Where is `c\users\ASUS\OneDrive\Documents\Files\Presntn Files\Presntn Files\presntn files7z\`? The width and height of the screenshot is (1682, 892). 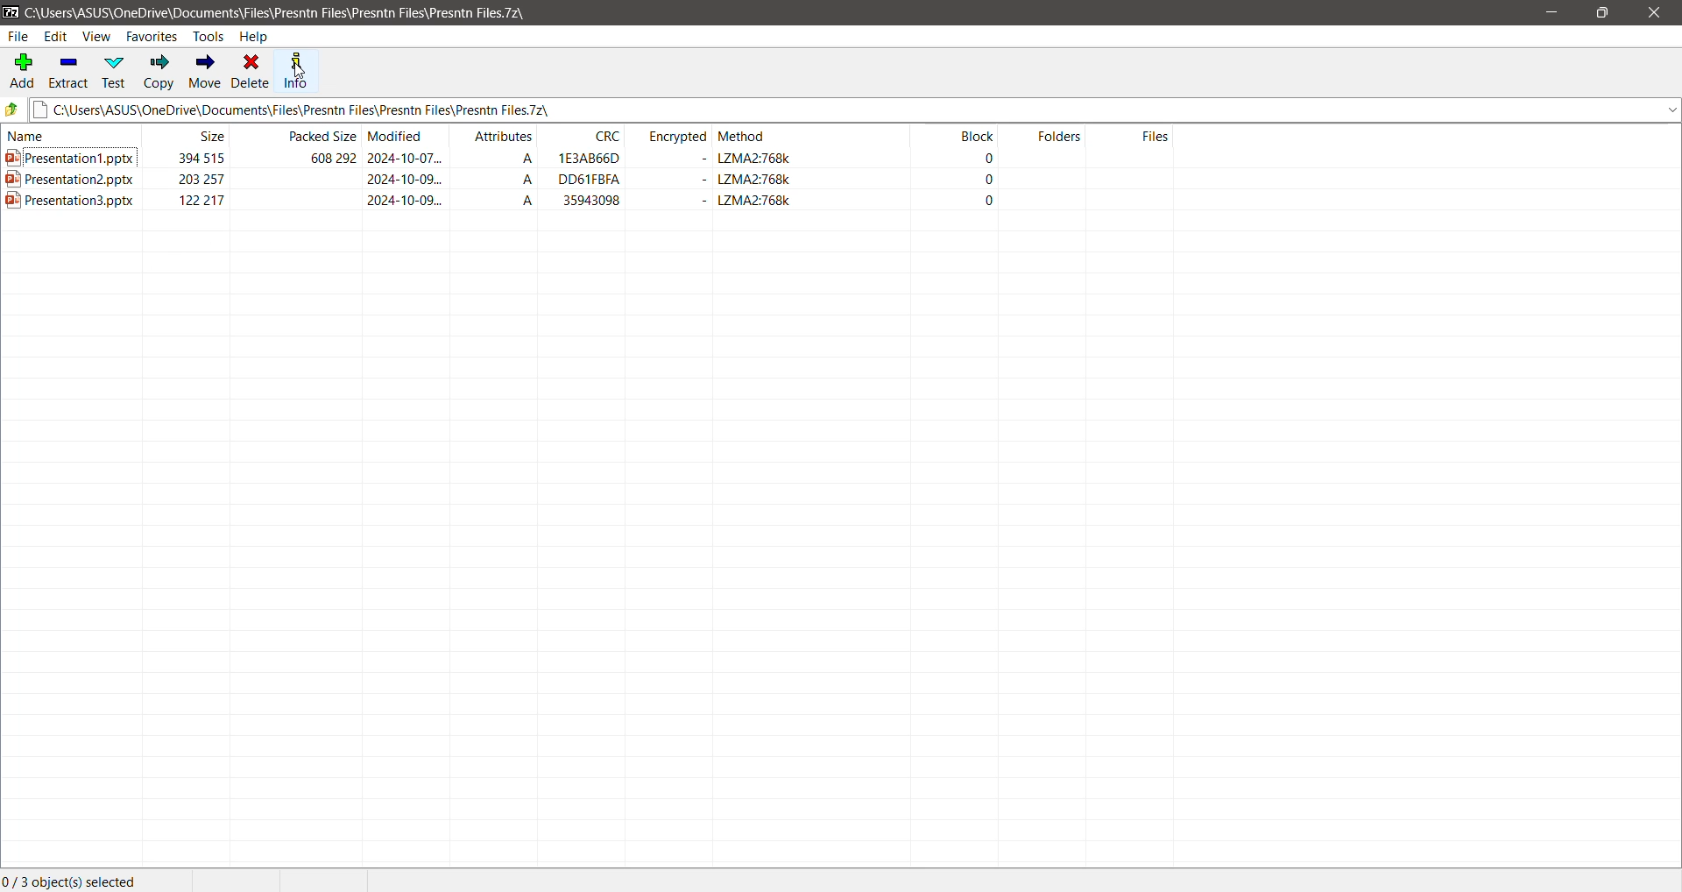
c\users\ASUS\OneDrive\Documents\Files\Presntn Files\Presntn Files\presntn files7z\ is located at coordinates (301, 12).